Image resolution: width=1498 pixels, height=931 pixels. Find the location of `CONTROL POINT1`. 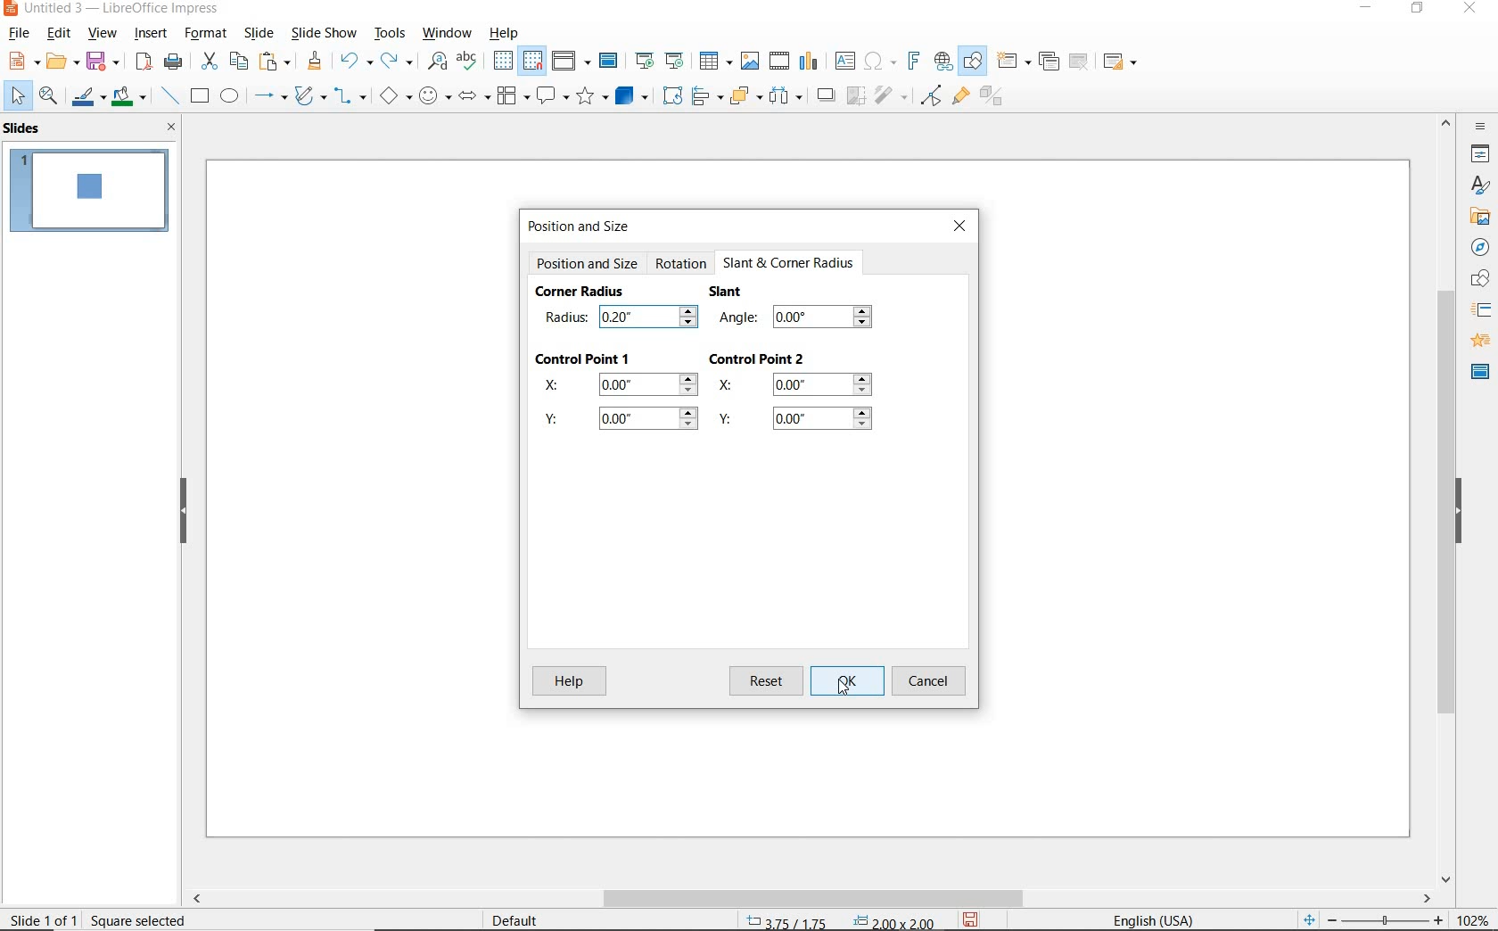

CONTROL POINT1 is located at coordinates (585, 357).